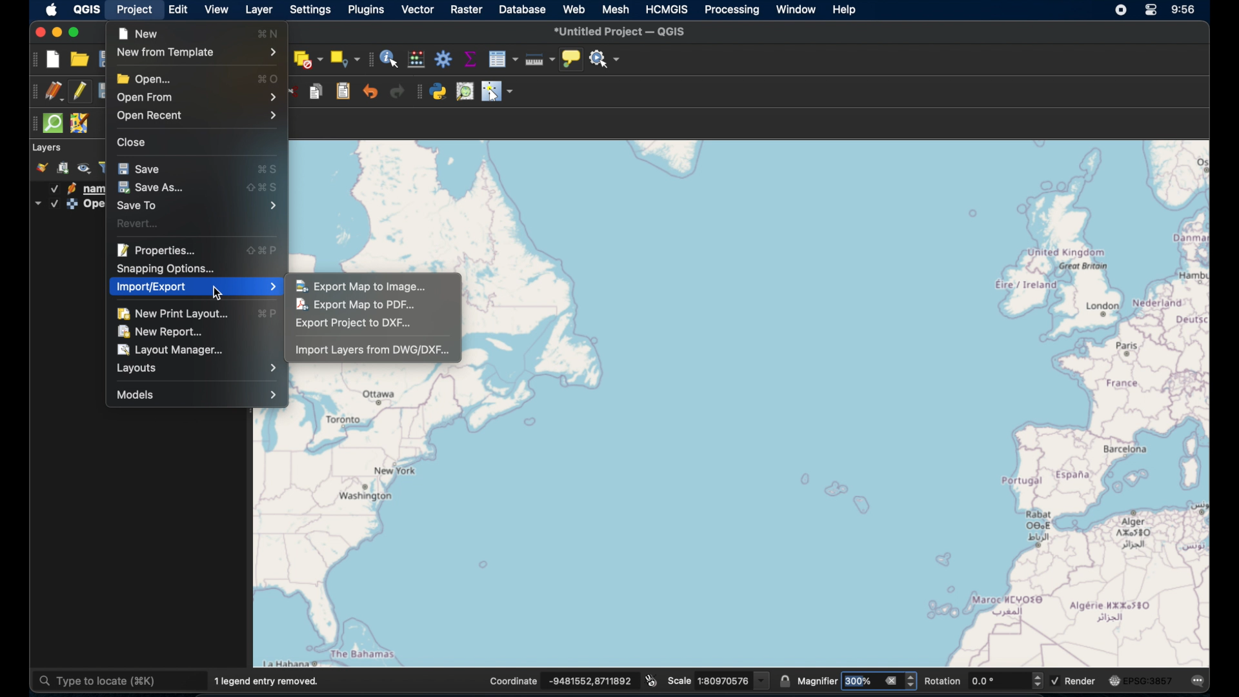  Describe the element at coordinates (540, 59) in the screenshot. I see `measure line` at that location.